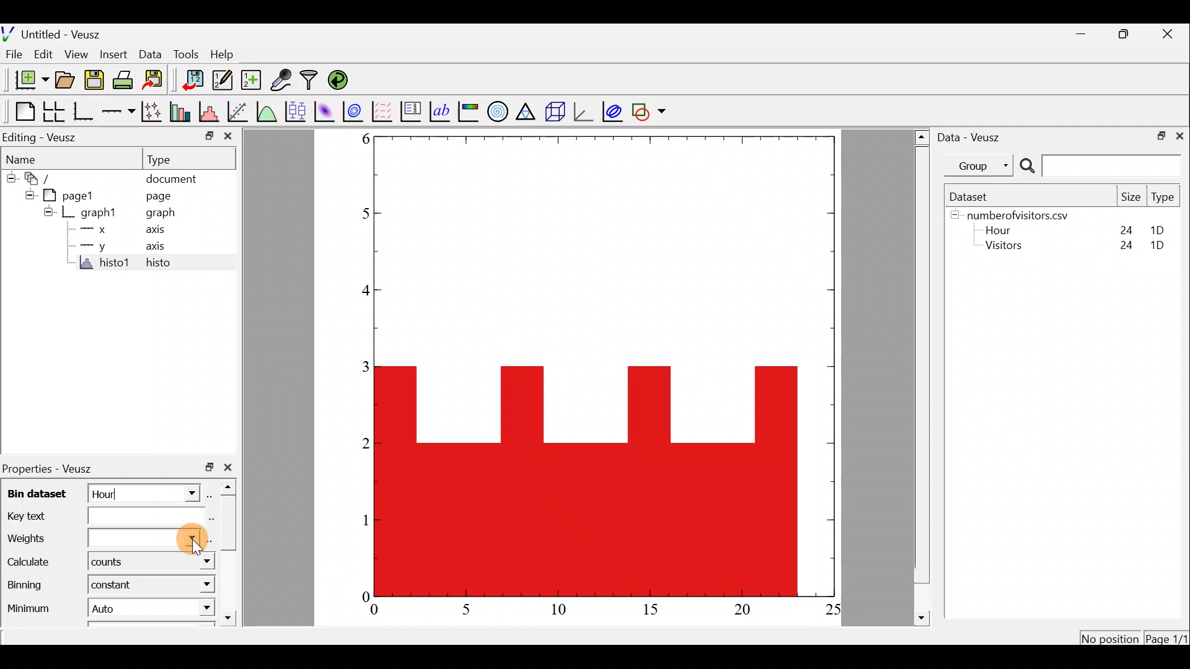  What do you see at coordinates (228, 137) in the screenshot?
I see `close` at bounding box center [228, 137].